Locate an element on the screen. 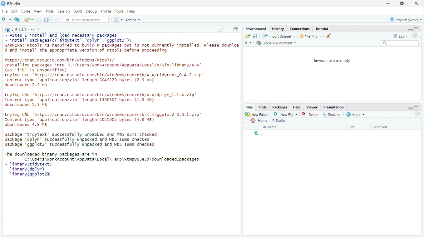 This screenshot has height=238, width=424. trying URL “https://cran.rstudio.com/bin/windows/contrib/4.4/dplyr_1.1.4.zip"
Content type 'application/zip’ length 1590307 bytes (1.5 MB)
downloaded 1.5 MB is located at coordinates (103, 100).